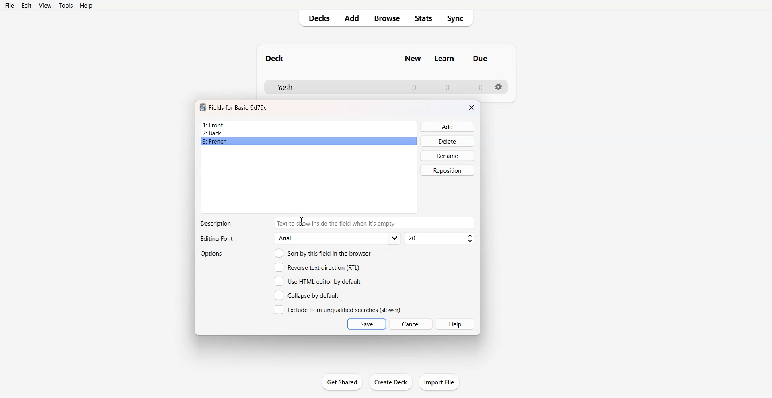  What do you see at coordinates (448, 170) in the screenshot?
I see `Reposition` at bounding box center [448, 170].